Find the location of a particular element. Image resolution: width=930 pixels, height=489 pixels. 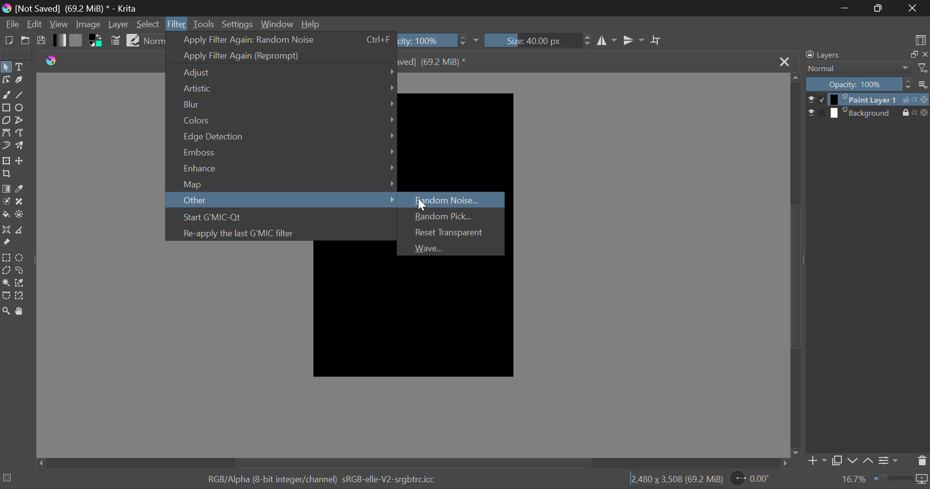

Colorize Mask Tool is located at coordinates (7, 202).